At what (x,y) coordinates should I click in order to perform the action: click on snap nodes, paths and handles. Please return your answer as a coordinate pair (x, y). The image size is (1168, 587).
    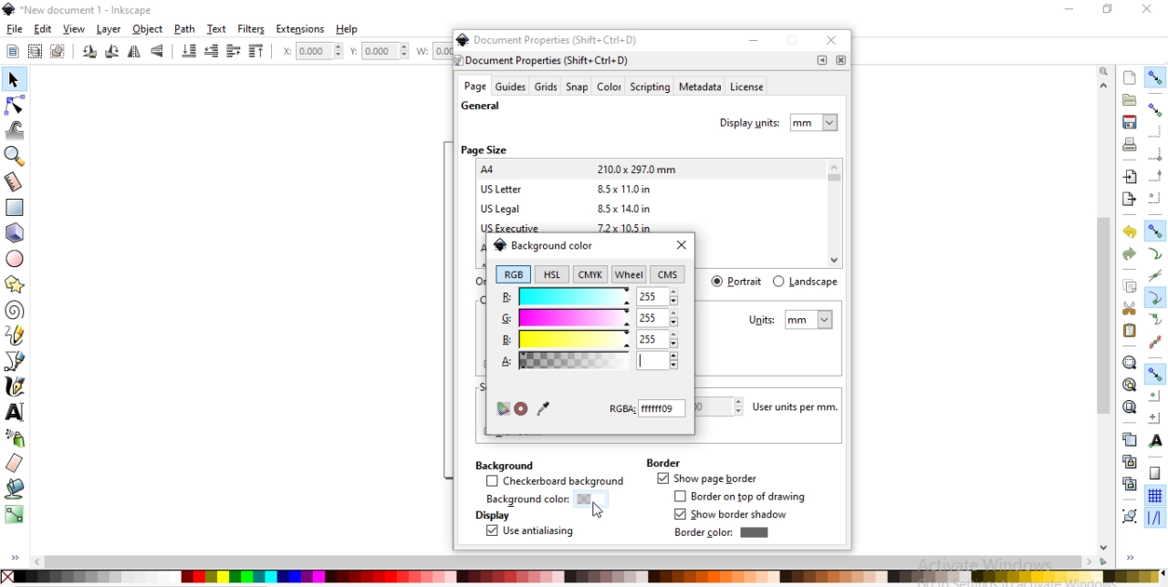
    Looking at the image, I should click on (1155, 231).